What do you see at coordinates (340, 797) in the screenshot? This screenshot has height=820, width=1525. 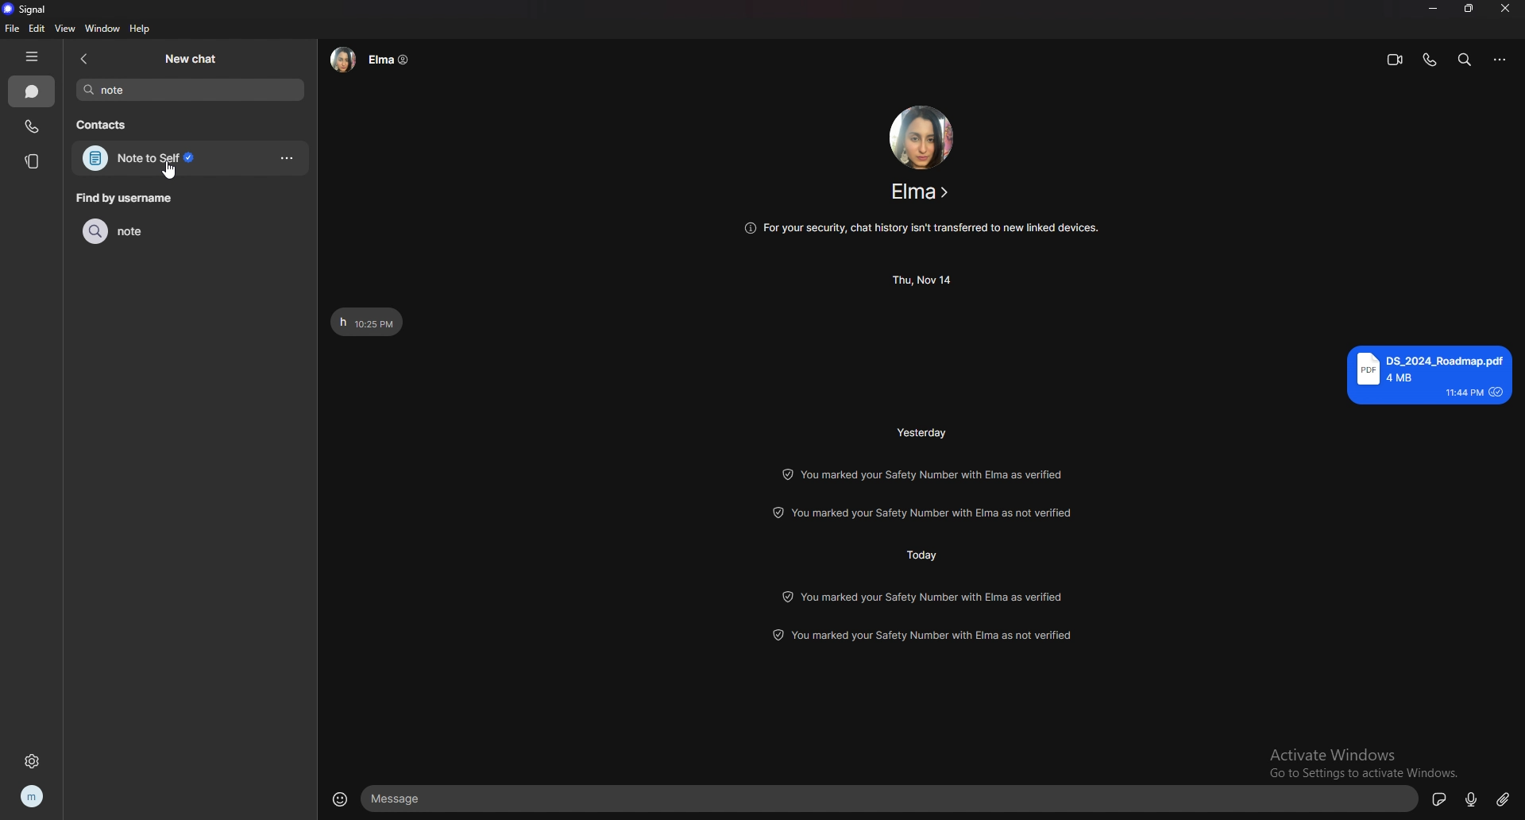 I see `emojis` at bounding box center [340, 797].